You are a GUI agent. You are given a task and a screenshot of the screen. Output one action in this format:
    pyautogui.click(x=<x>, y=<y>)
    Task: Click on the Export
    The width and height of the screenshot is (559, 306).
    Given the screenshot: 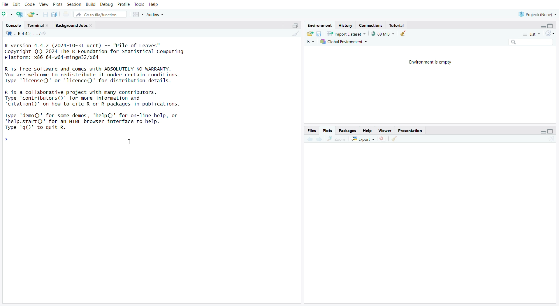 What is the action you would take?
    pyautogui.click(x=365, y=139)
    